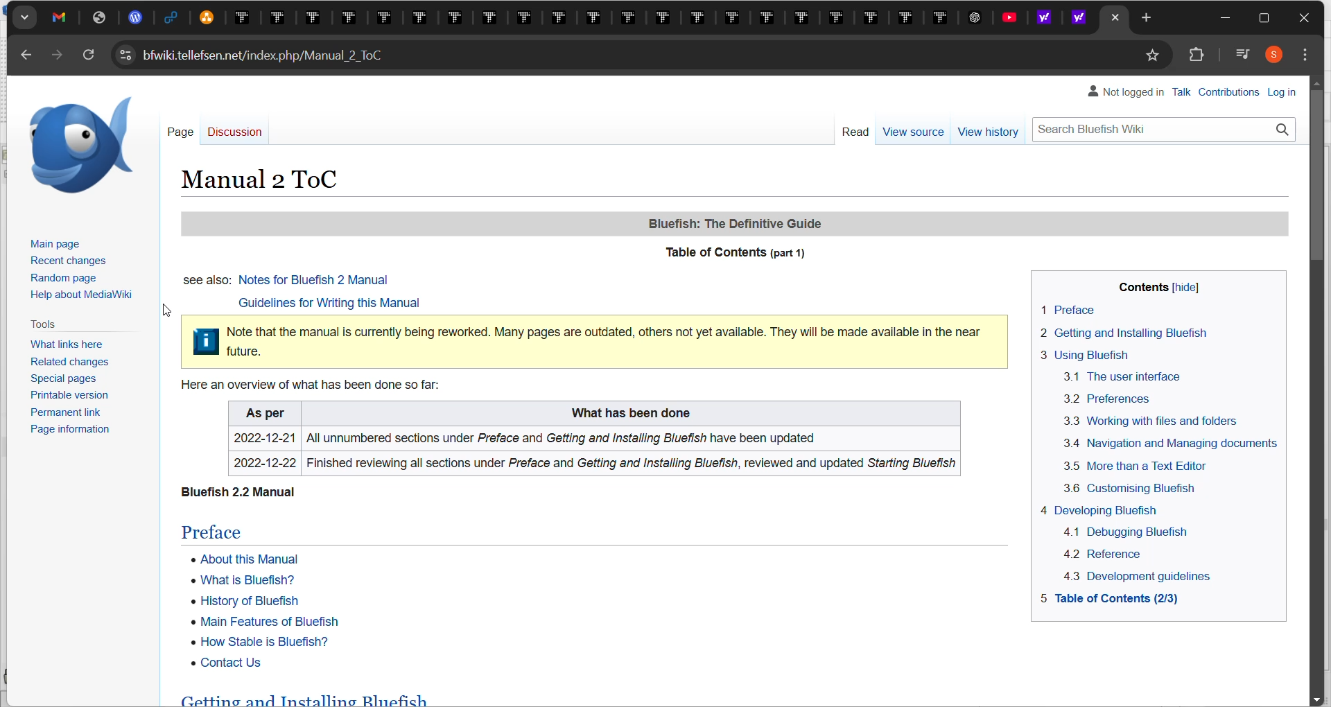  I want to click on contributions, so click(1234, 93).